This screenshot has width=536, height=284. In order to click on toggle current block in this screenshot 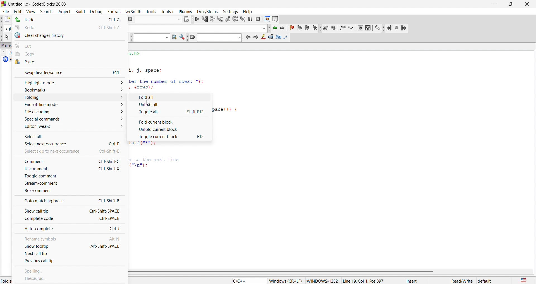, I will do `click(171, 137)`.